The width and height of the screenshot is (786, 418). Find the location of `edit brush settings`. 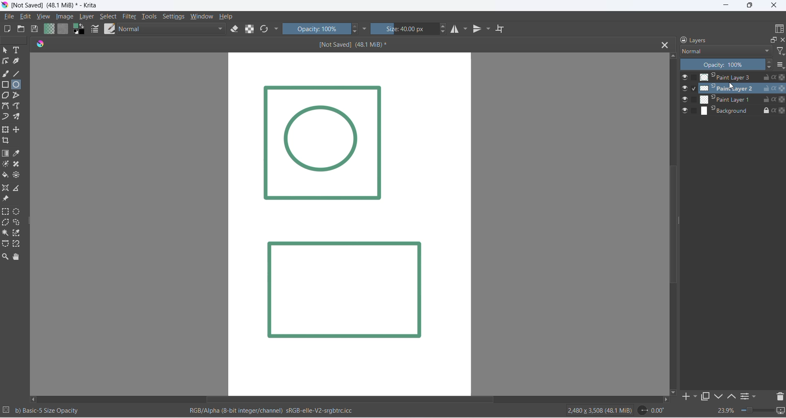

edit brush settings is located at coordinates (95, 30).